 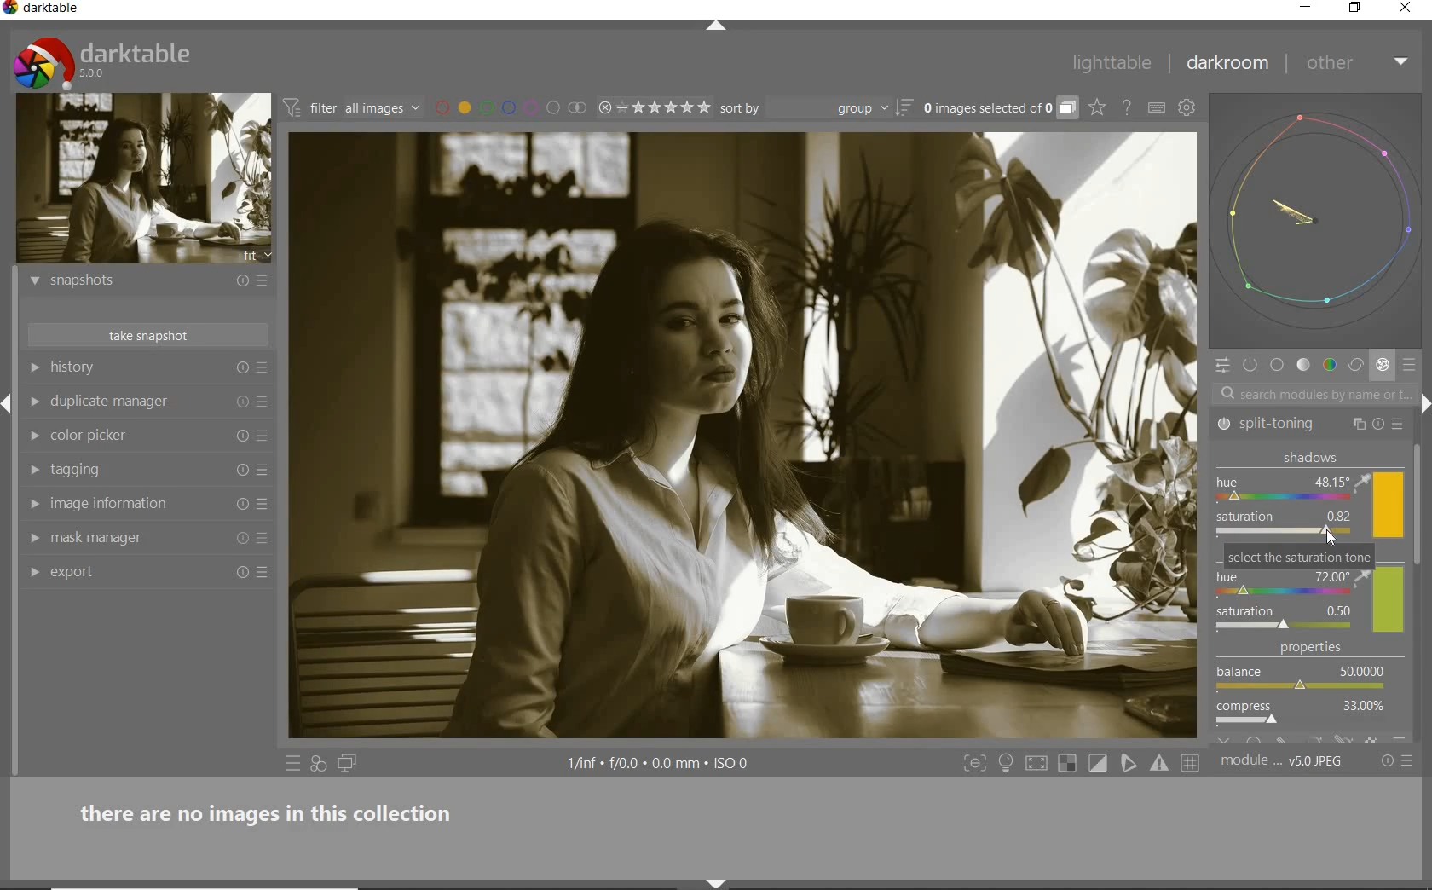 What do you see at coordinates (265, 572) in the screenshot?
I see `preset and preferences` at bounding box center [265, 572].